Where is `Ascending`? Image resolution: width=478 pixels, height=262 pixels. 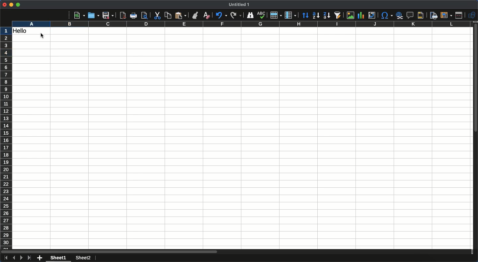 Ascending is located at coordinates (316, 15).